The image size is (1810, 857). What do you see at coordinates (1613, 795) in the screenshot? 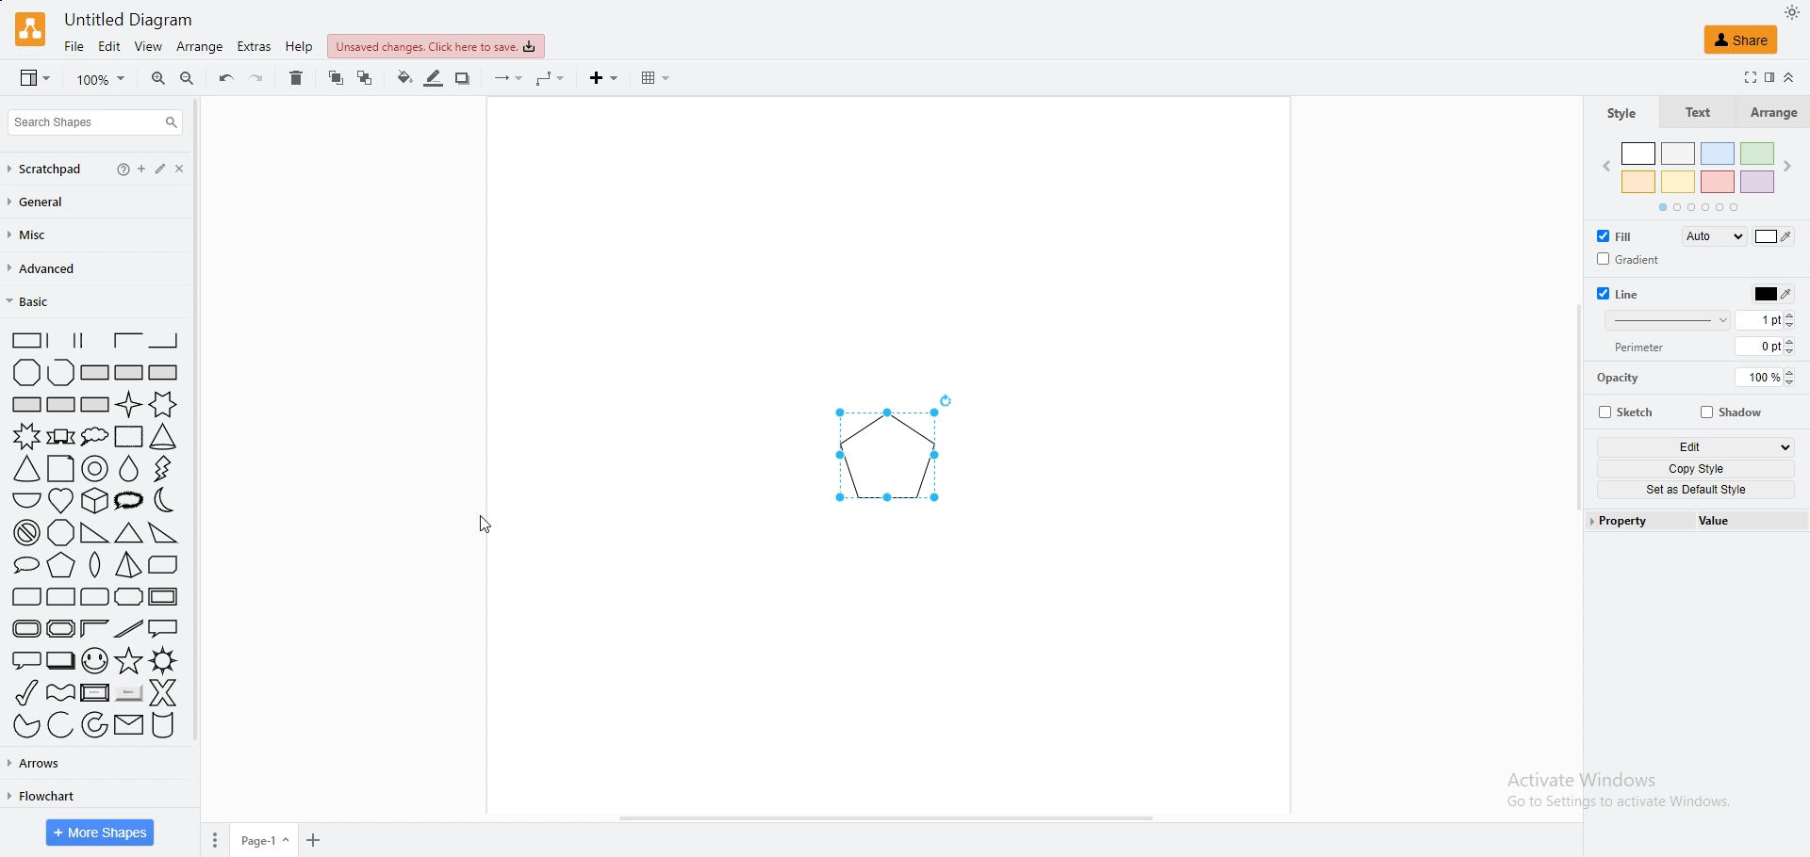
I see `Activate Windows
Go to Settings to activate Windows.` at bounding box center [1613, 795].